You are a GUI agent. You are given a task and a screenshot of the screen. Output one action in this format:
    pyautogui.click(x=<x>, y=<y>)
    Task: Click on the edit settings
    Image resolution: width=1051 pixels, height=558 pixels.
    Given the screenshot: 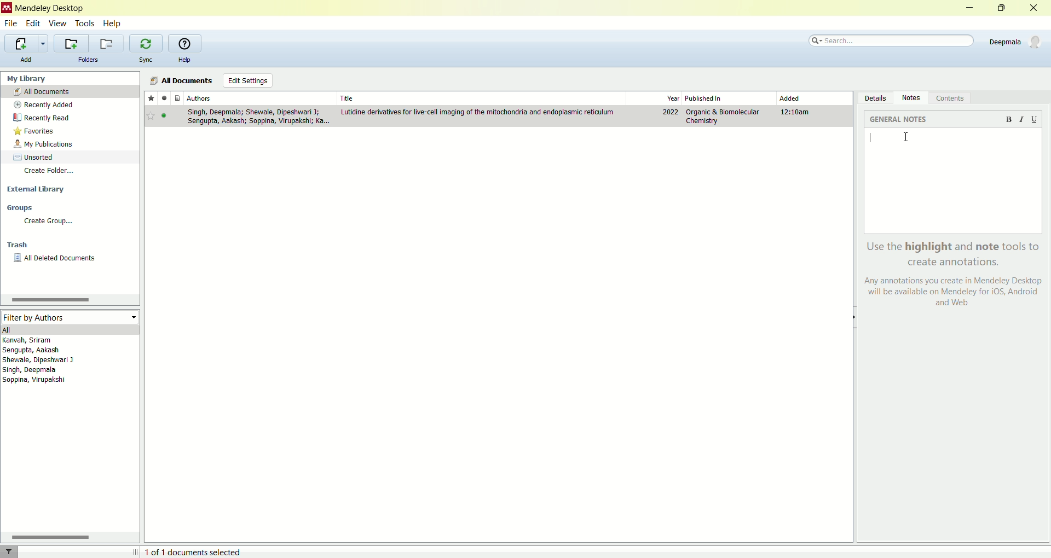 What is the action you would take?
    pyautogui.click(x=247, y=80)
    